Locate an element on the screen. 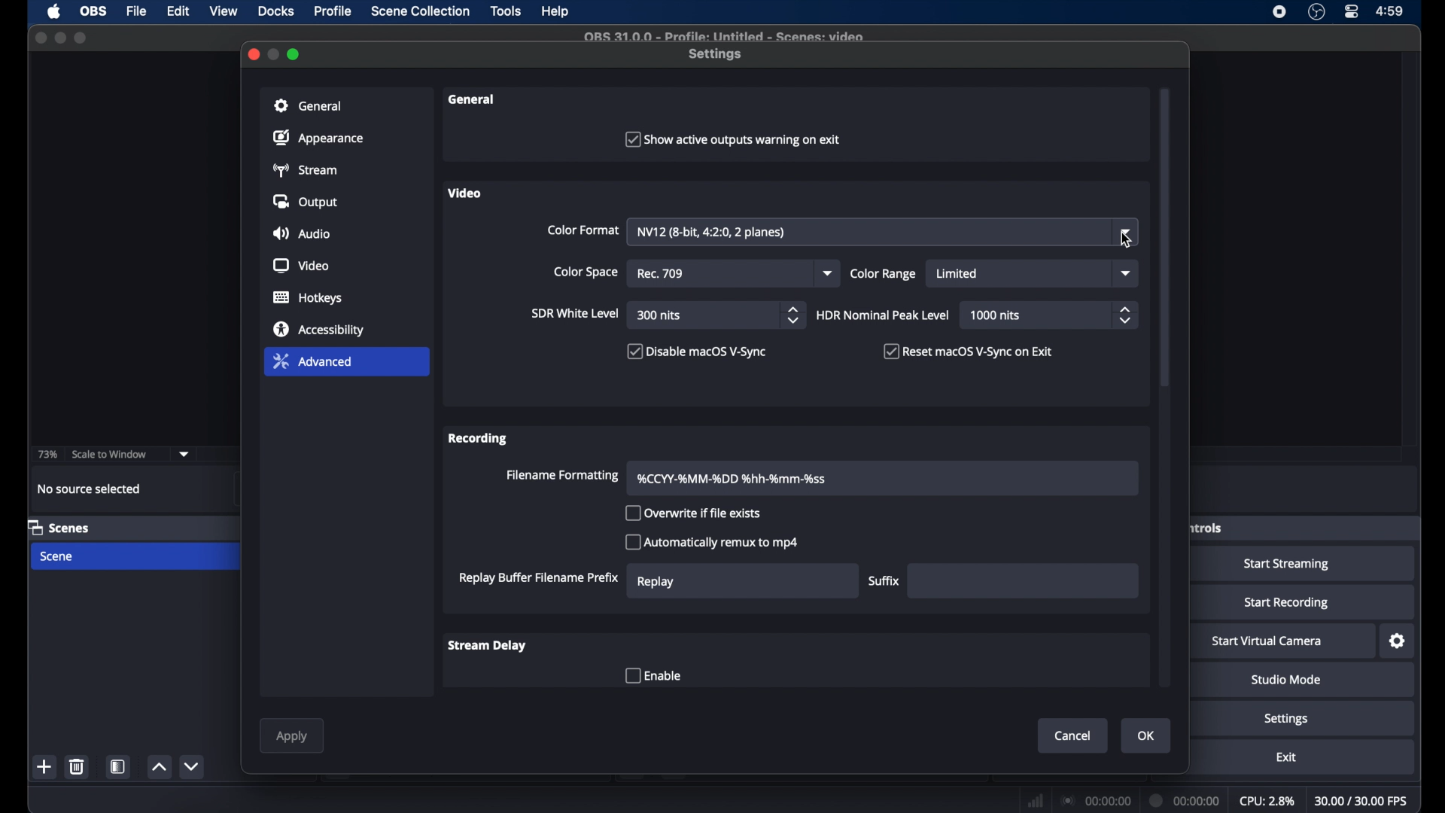 The image size is (1445, 813). ok is located at coordinates (1147, 736).